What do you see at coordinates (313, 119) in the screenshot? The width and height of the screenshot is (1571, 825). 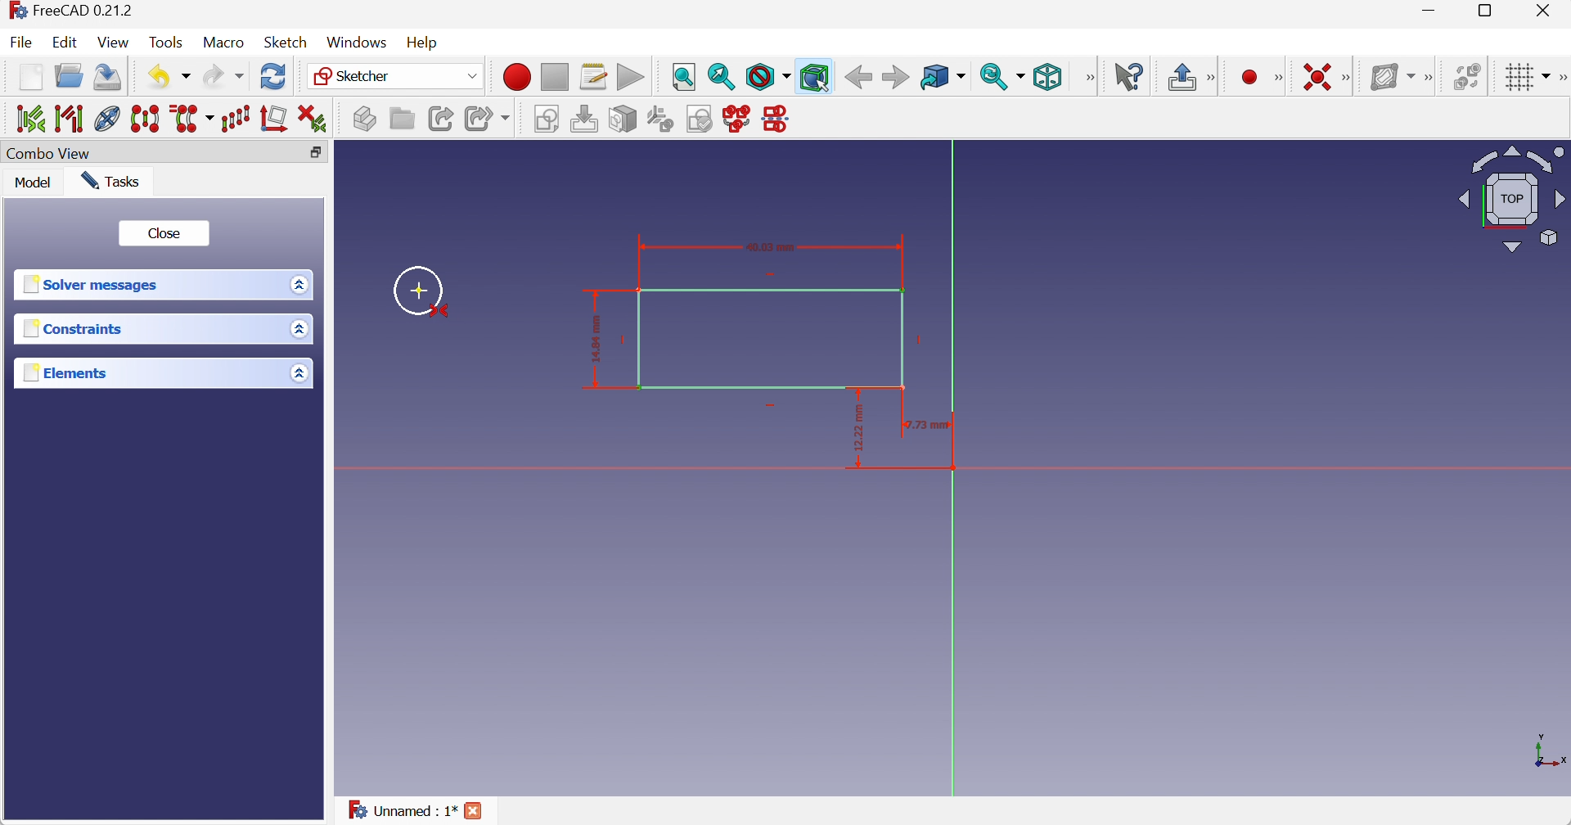 I see `Delete all constraints` at bounding box center [313, 119].